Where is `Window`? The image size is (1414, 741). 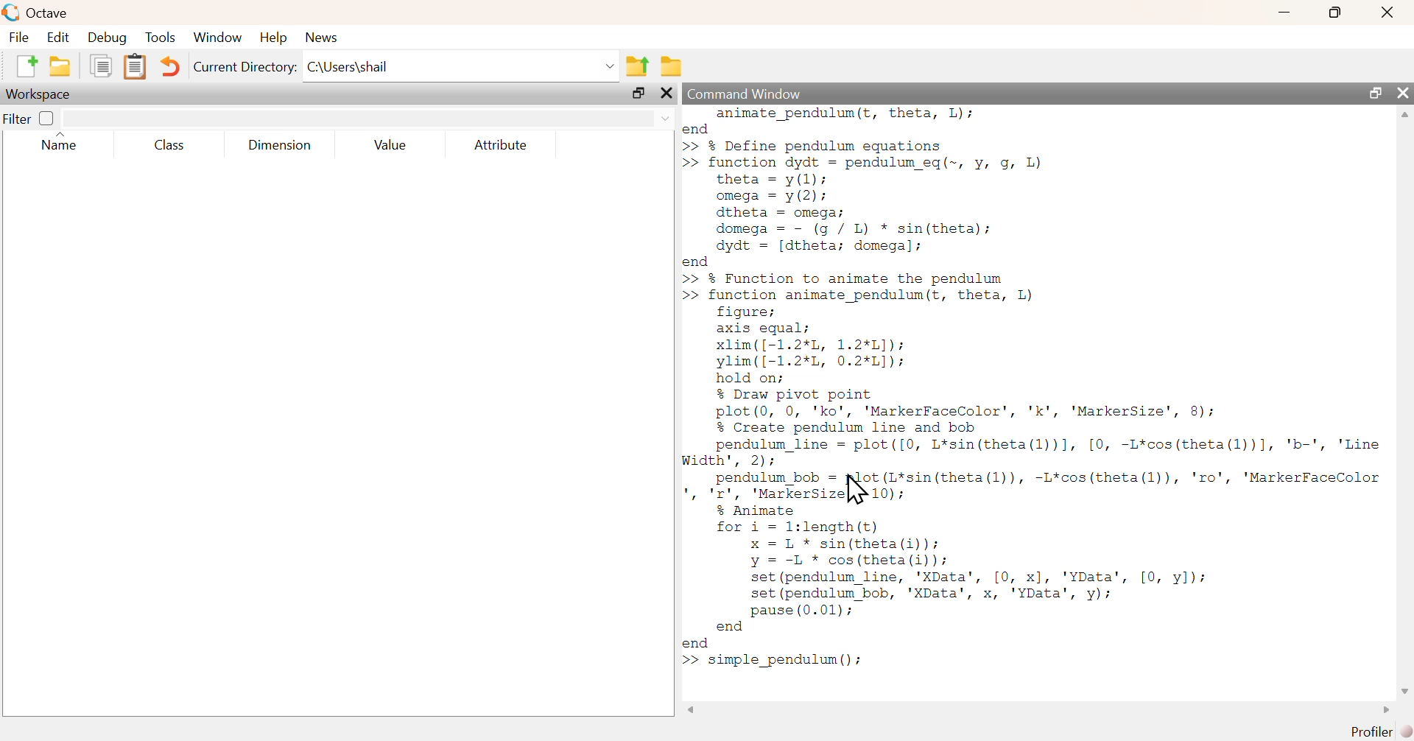
Window is located at coordinates (219, 38).